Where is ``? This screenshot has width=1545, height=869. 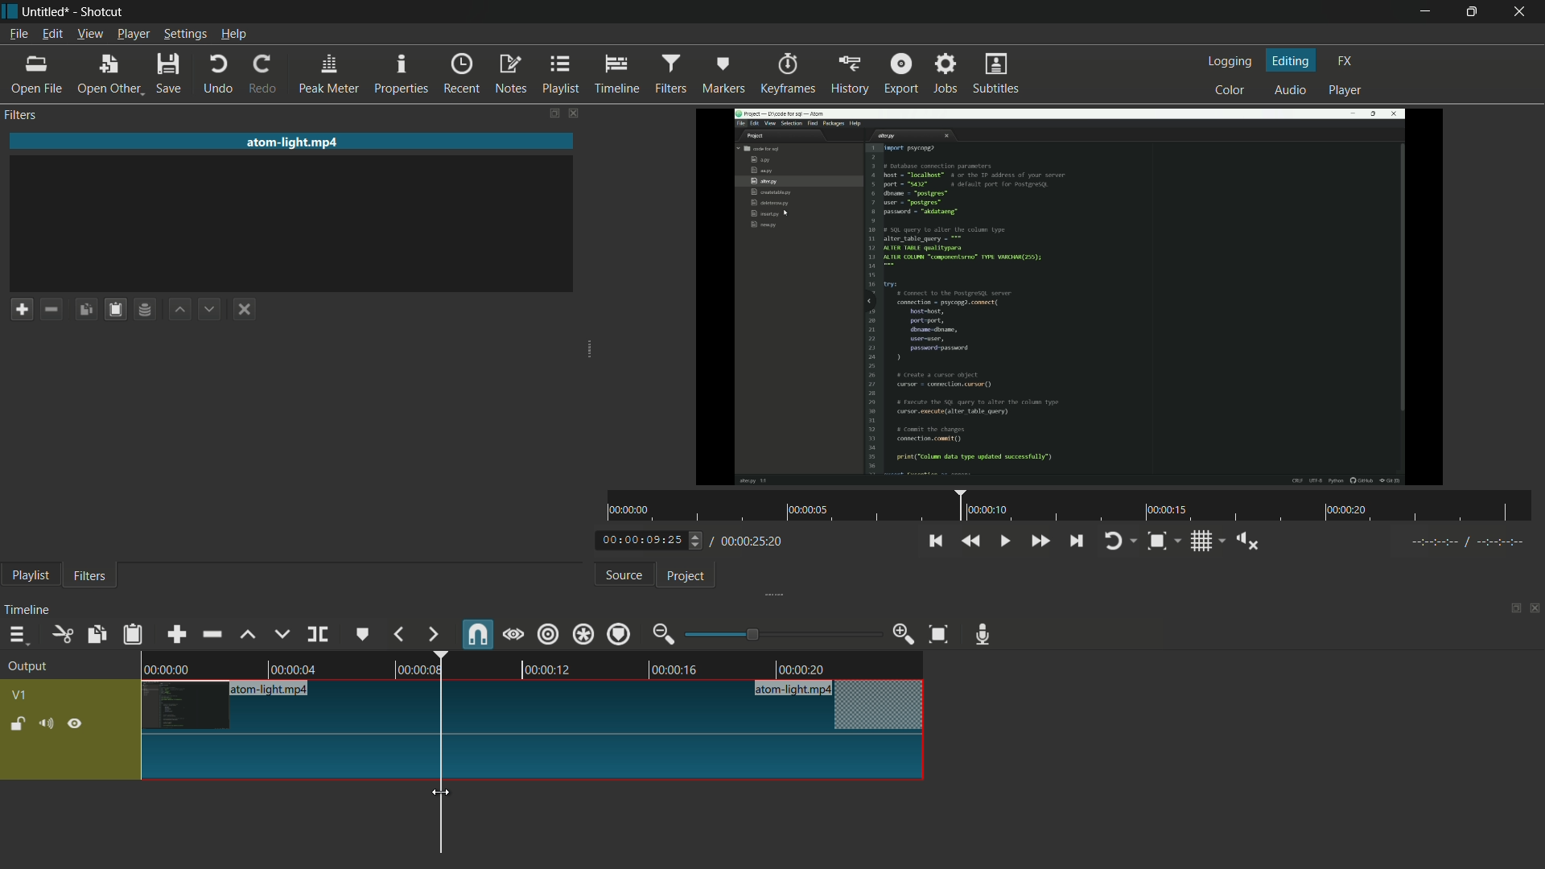
 is located at coordinates (1463, 545).